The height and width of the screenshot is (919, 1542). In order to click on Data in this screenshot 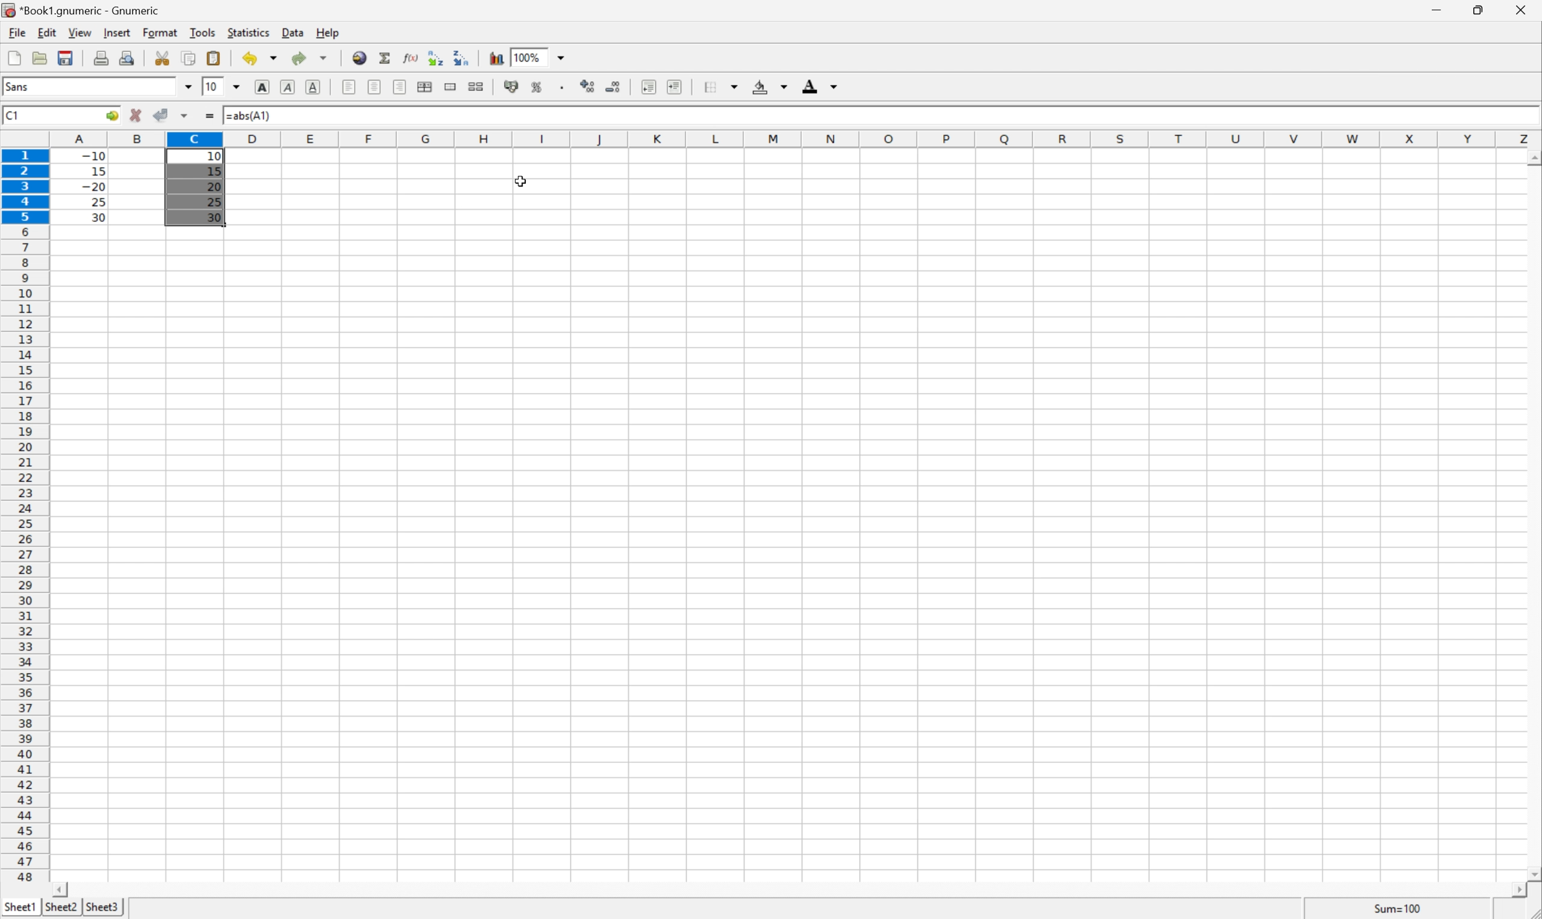, I will do `click(296, 33)`.